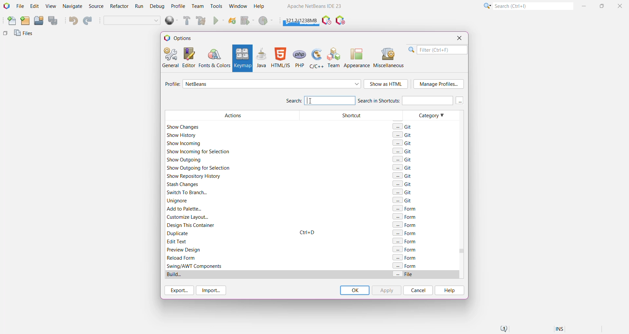 This screenshot has width=629, height=334. I want to click on , so click(5, 35).